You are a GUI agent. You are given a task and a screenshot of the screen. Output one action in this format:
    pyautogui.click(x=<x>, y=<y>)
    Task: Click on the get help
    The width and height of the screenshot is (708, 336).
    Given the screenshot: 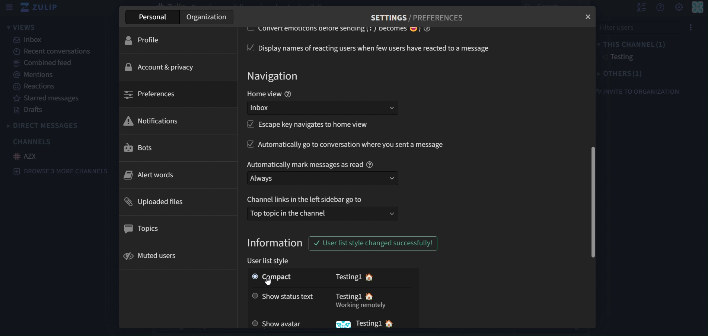 What is the action you would take?
    pyautogui.click(x=660, y=8)
    